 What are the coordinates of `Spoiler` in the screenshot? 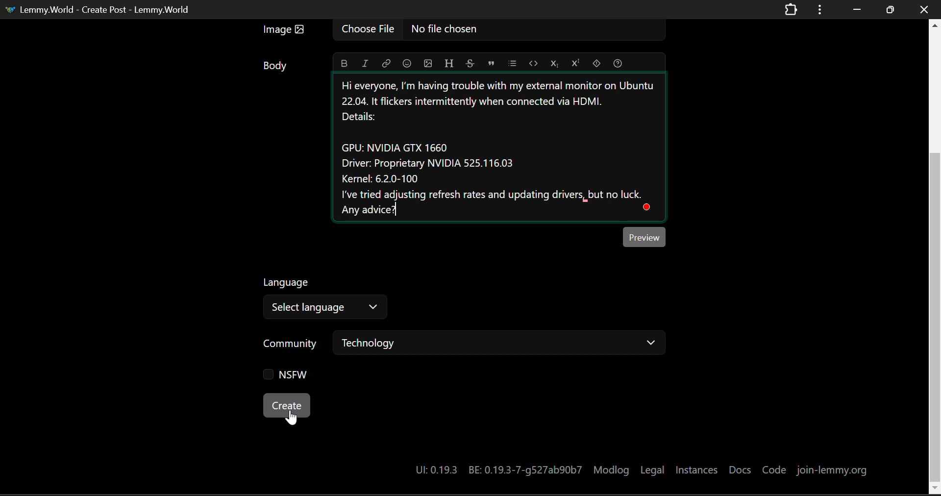 It's located at (596, 62).